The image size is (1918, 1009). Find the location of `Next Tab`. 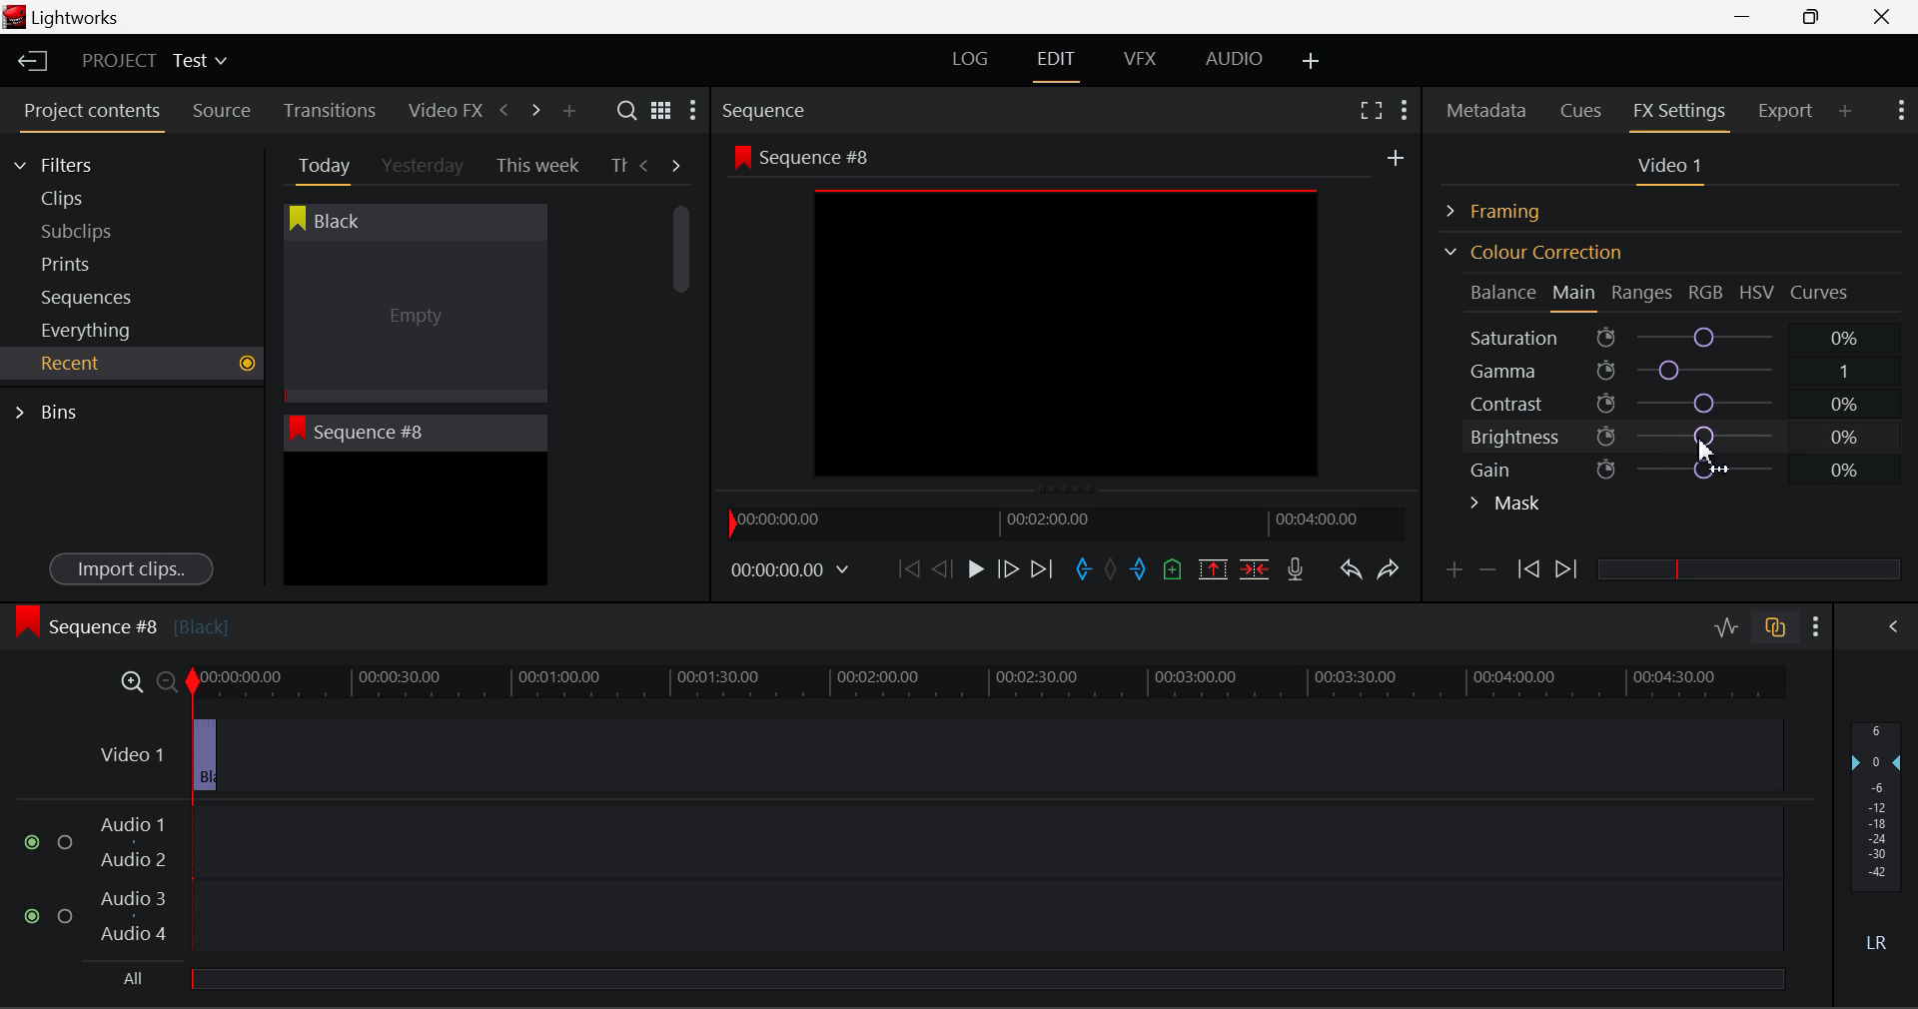

Next Tab is located at coordinates (677, 164).